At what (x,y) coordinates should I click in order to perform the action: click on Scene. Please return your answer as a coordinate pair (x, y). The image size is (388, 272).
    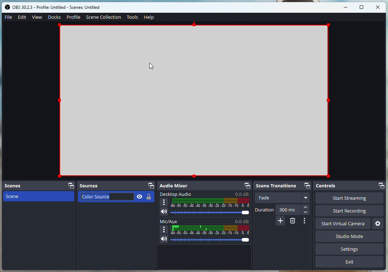
    Looking at the image, I should click on (37, 196).